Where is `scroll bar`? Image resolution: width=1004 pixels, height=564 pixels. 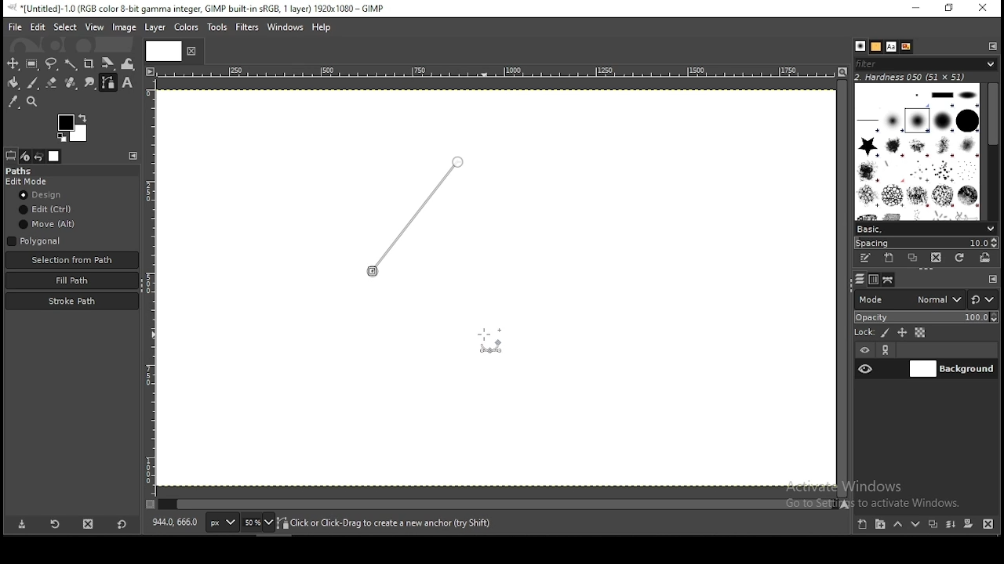
scroll bar is located at coordinates (991, 152).